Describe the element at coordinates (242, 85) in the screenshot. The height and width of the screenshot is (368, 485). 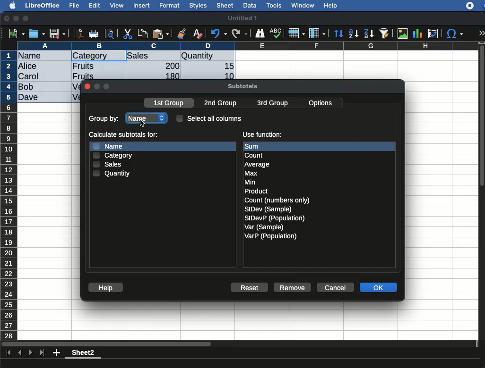
I see `subtotals` at that location.